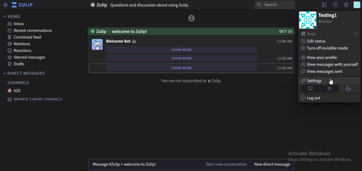 The height and width of the screenshot is (171, 362). I want to click on combined feed, so click(25, 37).